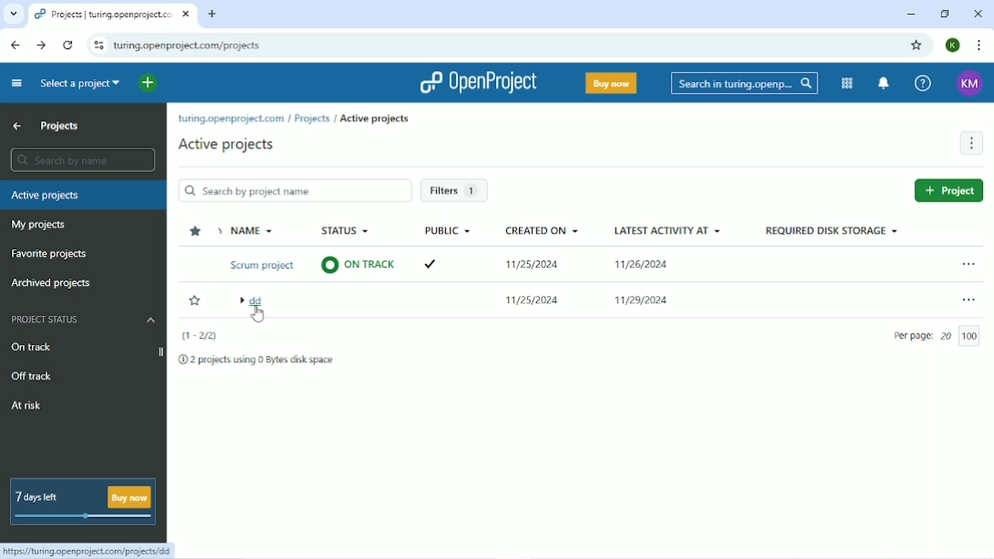 The image size is (994, 559). I want to click on Search, so click(745, 83).